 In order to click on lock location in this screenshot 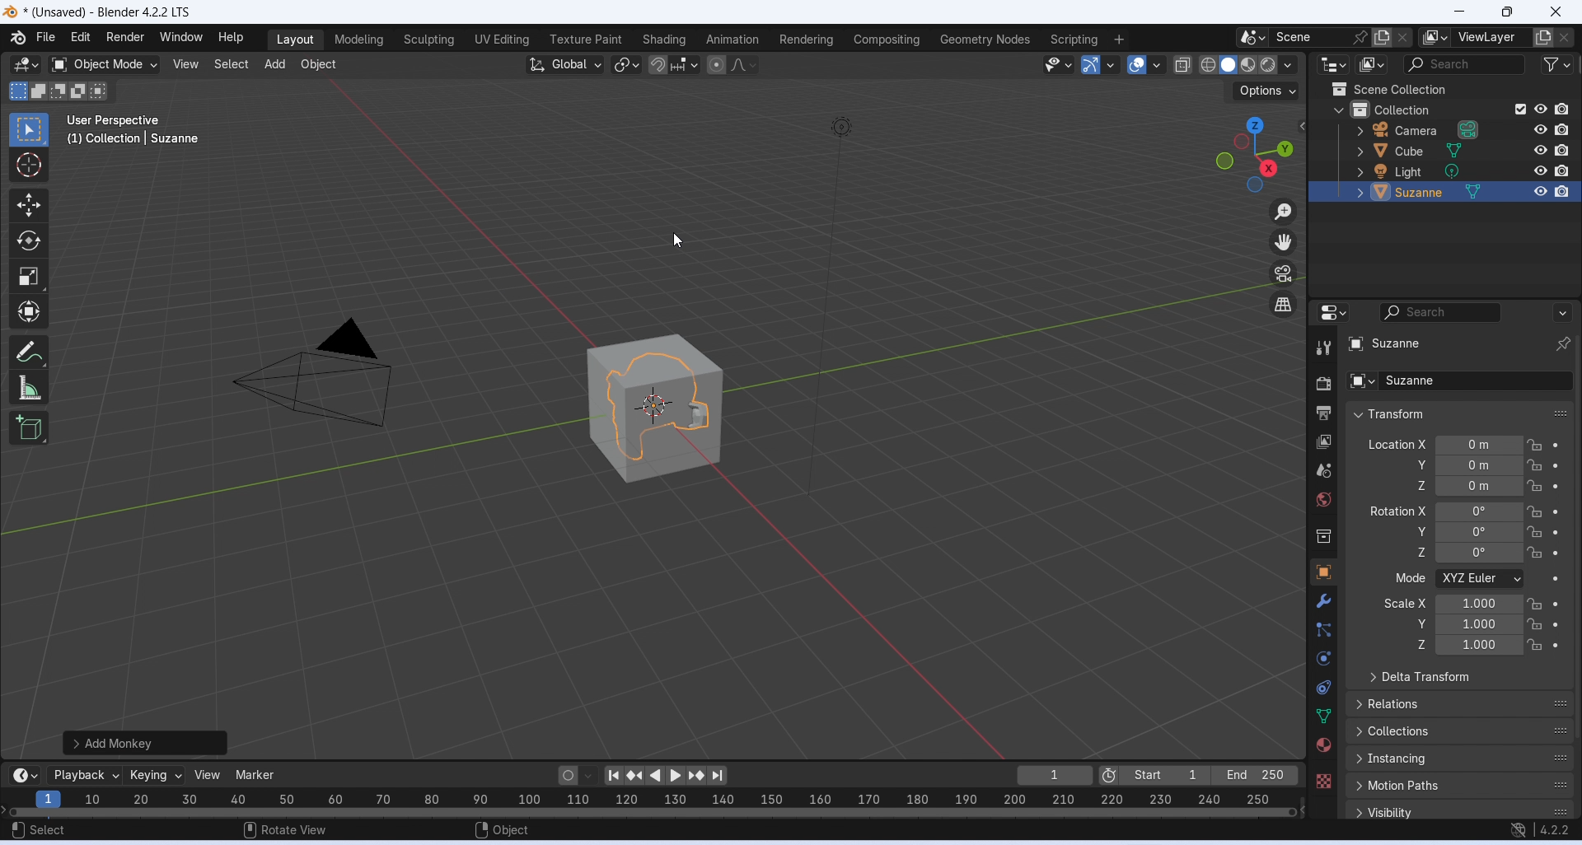, I will do `click(1535, 605)`.